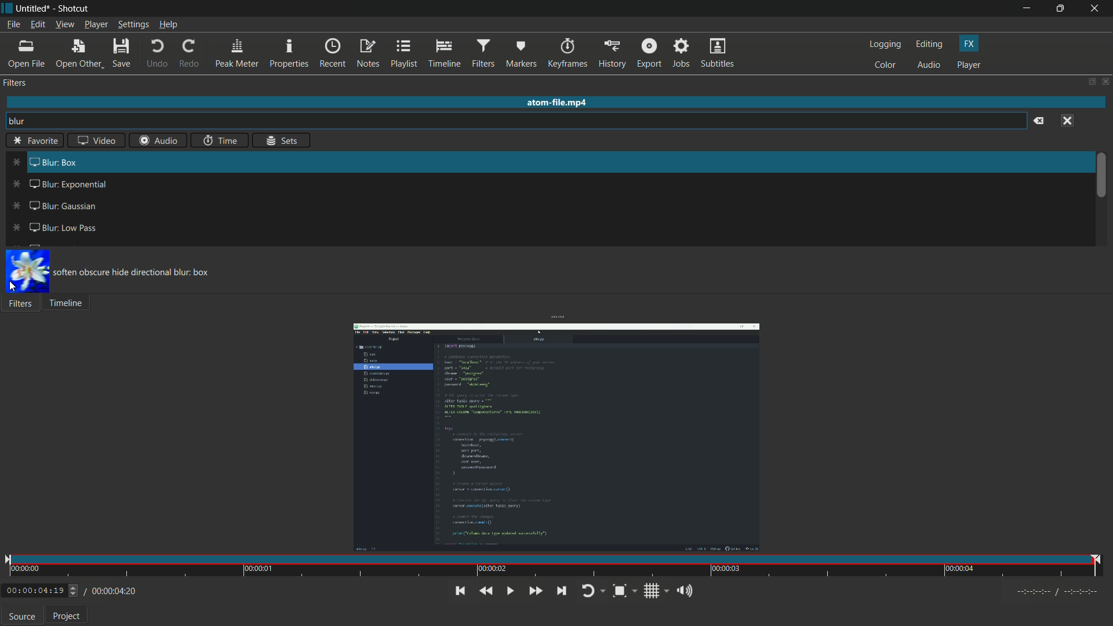 The width and height of the screenshot is (1113, 626). What do you see at coordinates (555, 437) in the screenshot?
I see `opened file` at bounding box center [555, 437].